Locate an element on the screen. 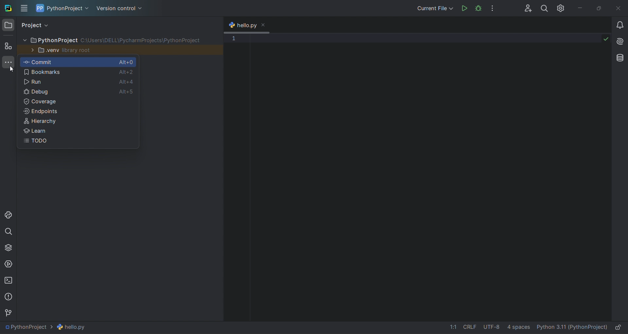 This screenshot has width=628, height=334. cursor is located at coordinates (11, 70).